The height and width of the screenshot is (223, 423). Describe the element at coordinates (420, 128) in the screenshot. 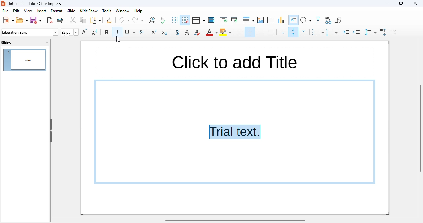

I see `vertical scroll bar` at that location.